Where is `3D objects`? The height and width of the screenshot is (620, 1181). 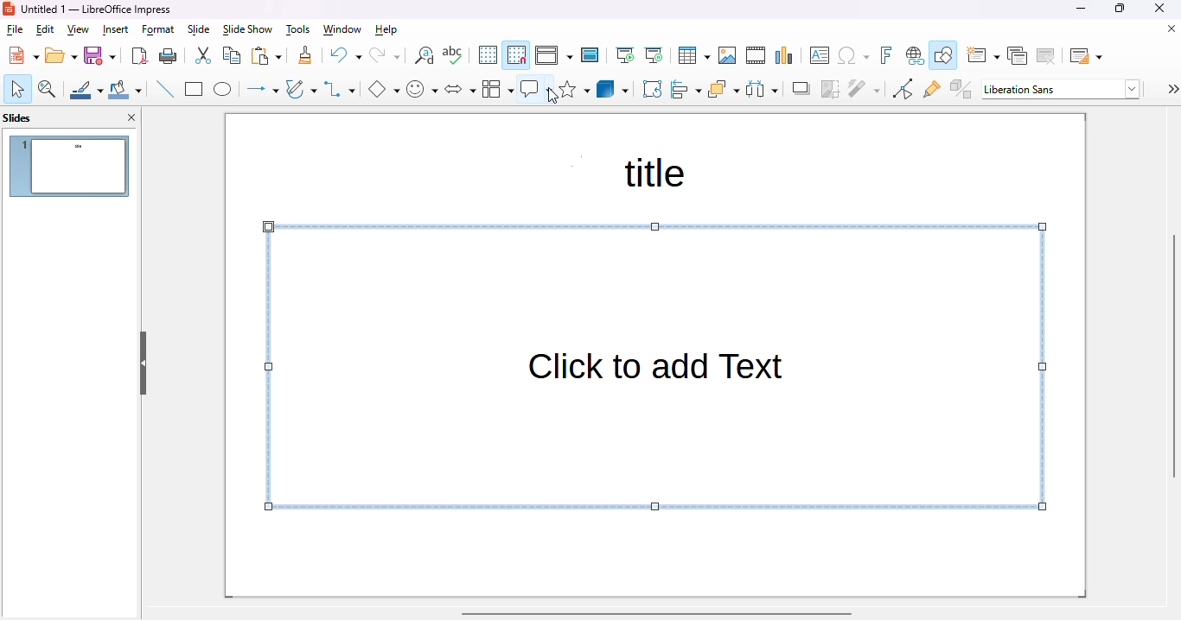 3D objects is located at coordinates (613, 88).